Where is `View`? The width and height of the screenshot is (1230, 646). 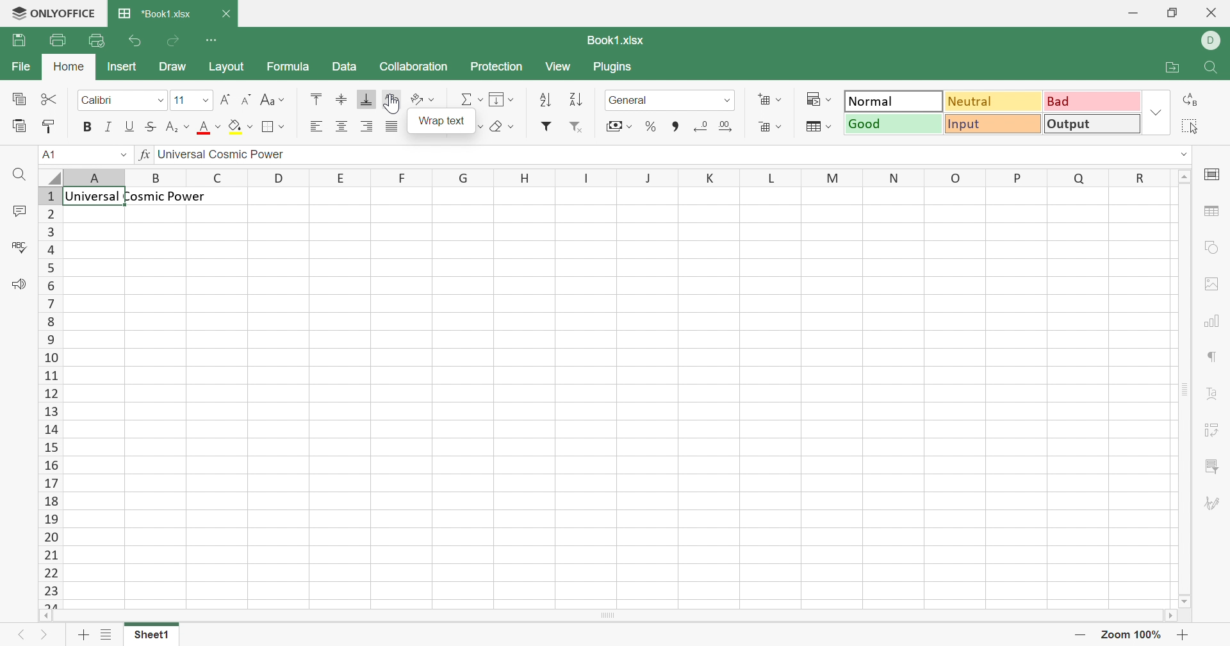 View is located at coordinates (563, 67).